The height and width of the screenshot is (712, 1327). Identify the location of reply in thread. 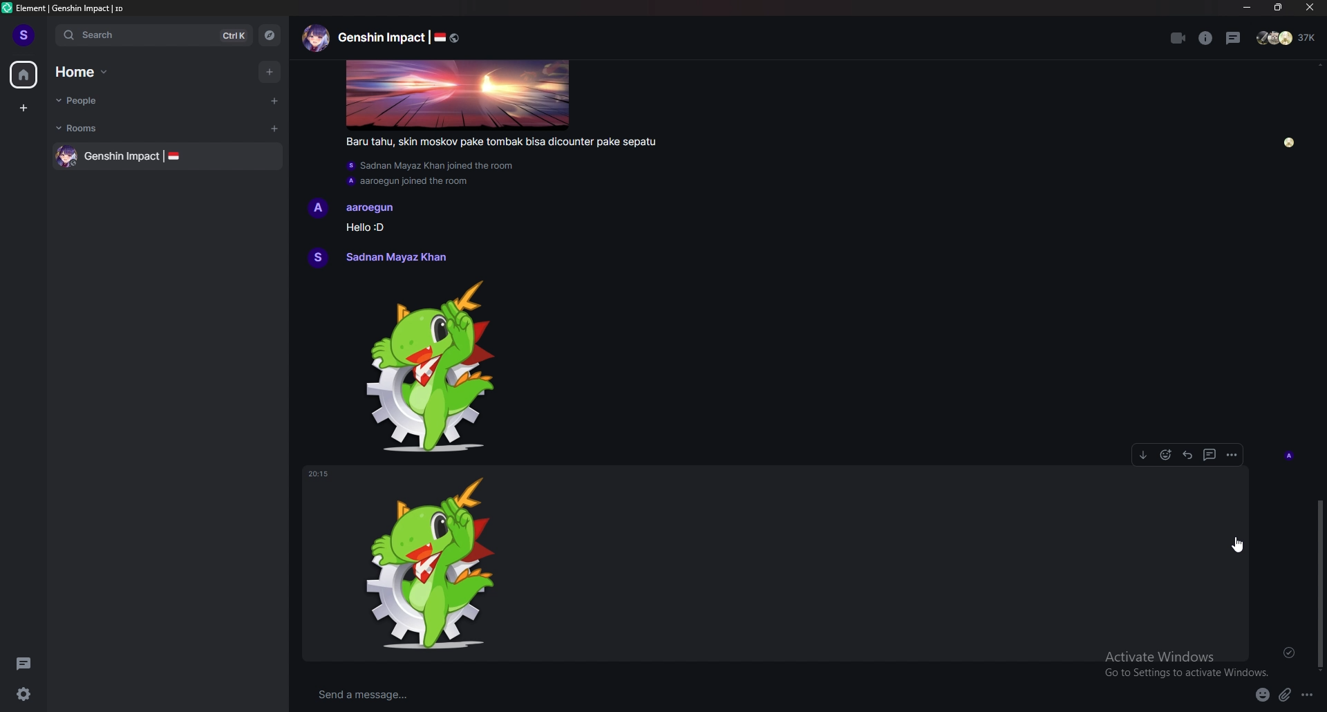
(1210, 455).